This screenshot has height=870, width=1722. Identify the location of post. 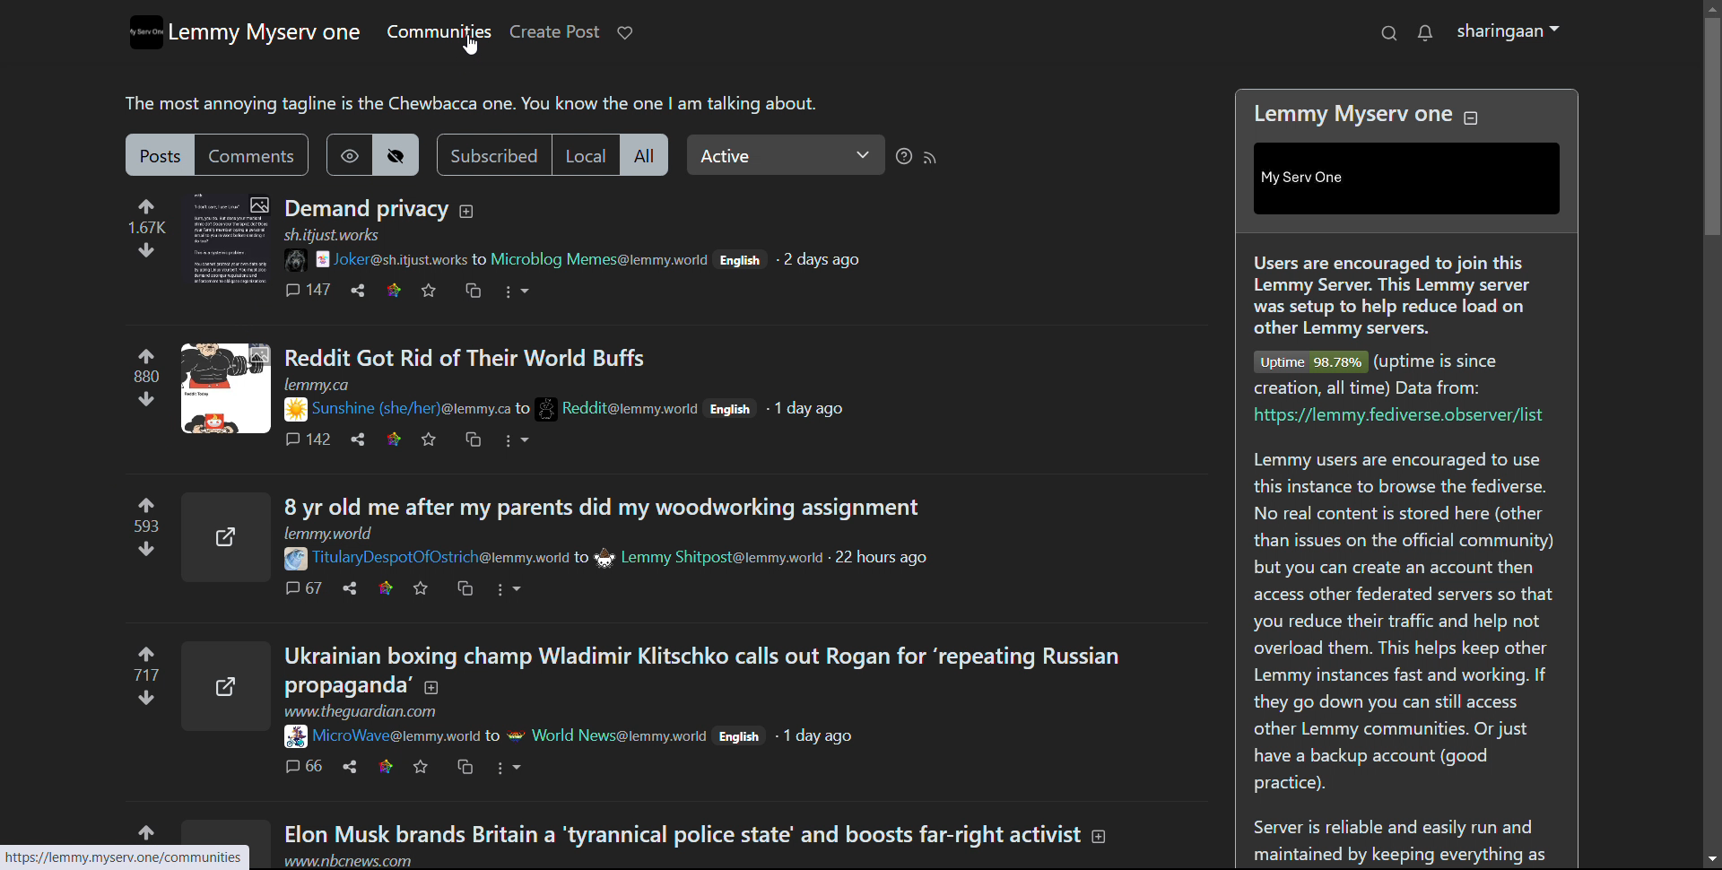
(161, 154).